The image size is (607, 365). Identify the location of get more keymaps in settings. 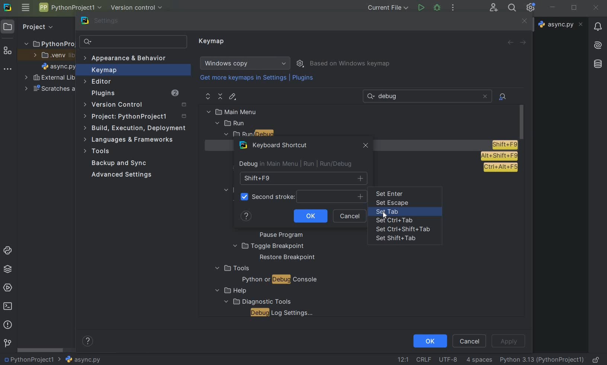
(244, 79).